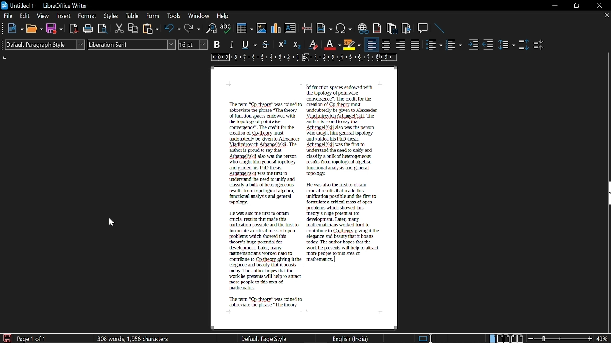 This screenshot has width=611, height=343. What do you see at coordinates (424, 29) in the screenshot?
I see `Insert comment` at bounding box center [424, 29].